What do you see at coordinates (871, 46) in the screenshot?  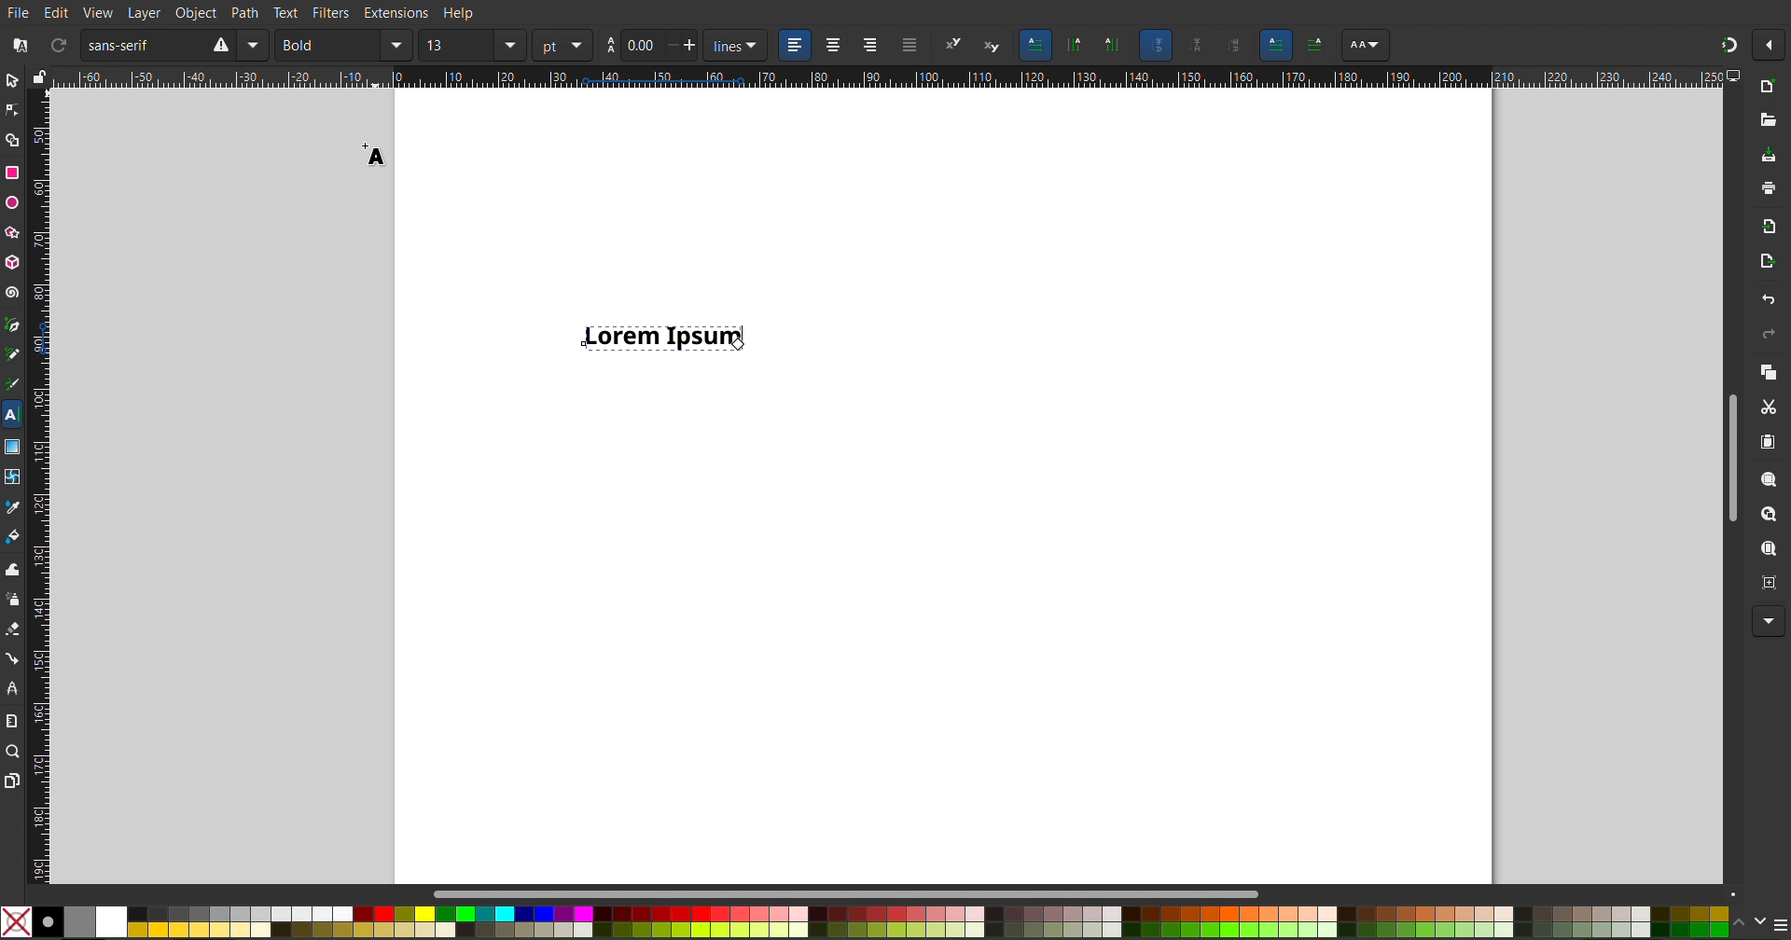 I see `Right Align` at bounding box center [871, 46].